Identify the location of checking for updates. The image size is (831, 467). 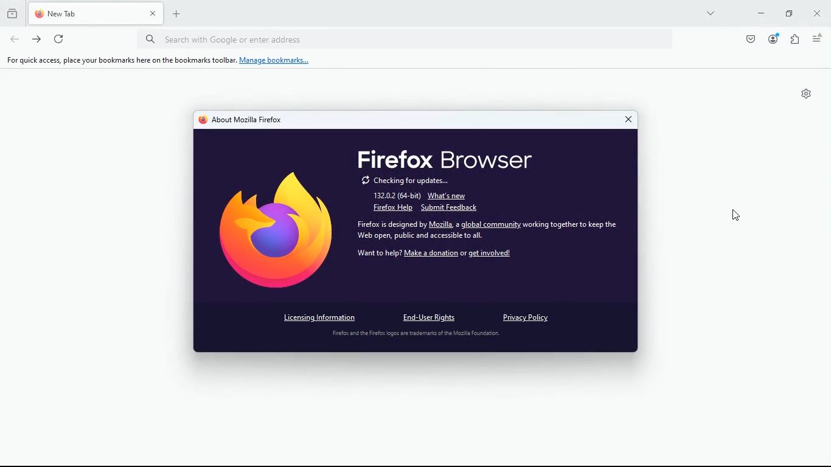
(405, 180).